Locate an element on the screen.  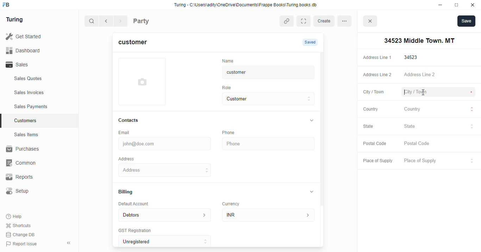
Saved is located at coordinates (311, 42).